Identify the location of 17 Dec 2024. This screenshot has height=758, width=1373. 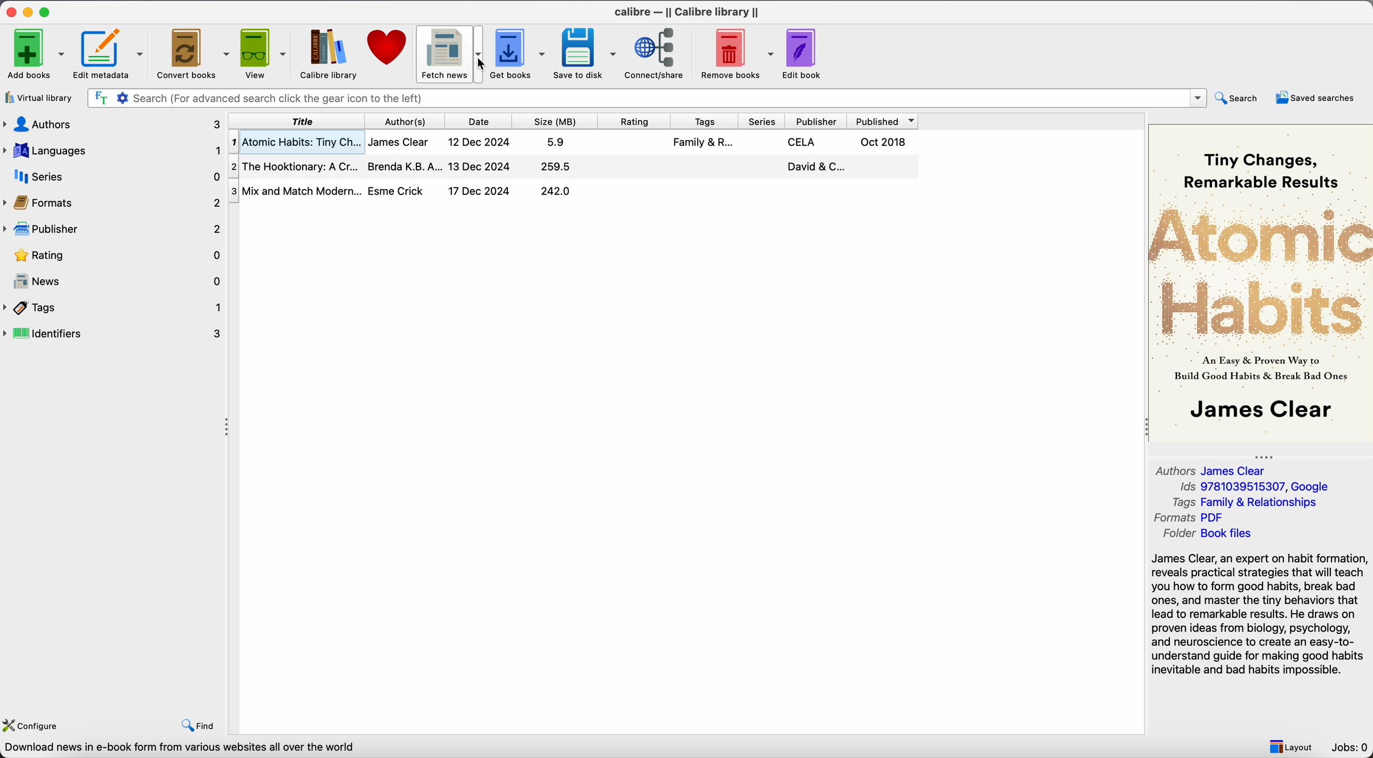
(479, 191).